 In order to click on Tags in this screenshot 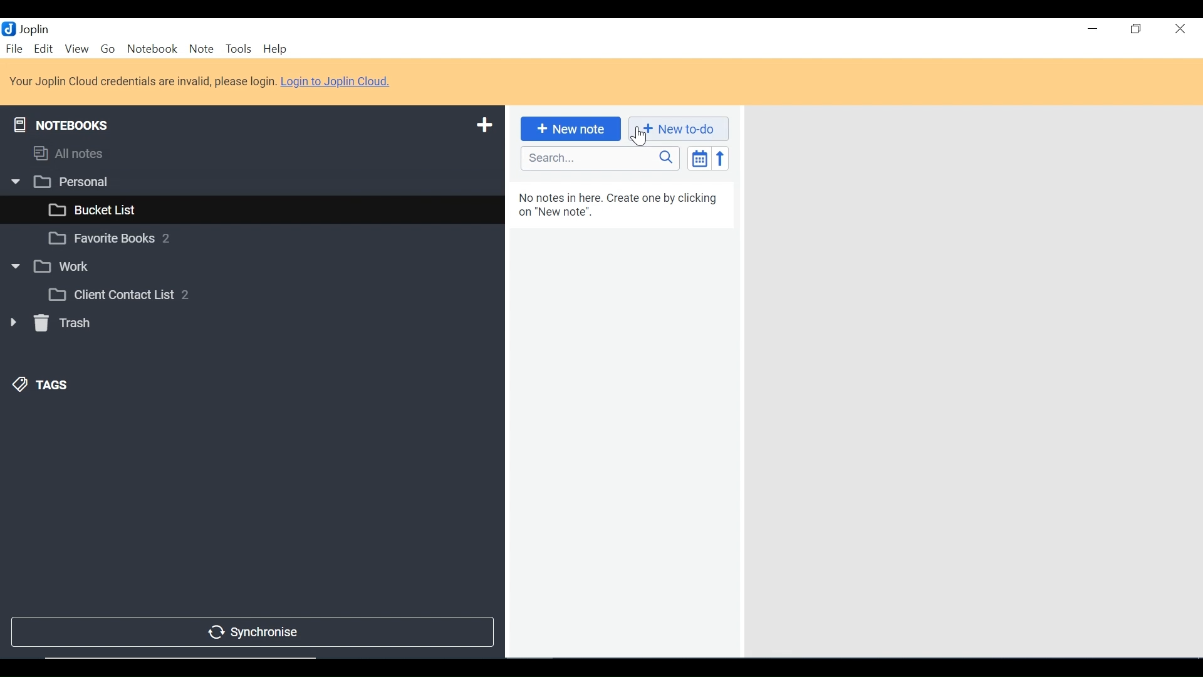, I will do `click(41, 384)`.